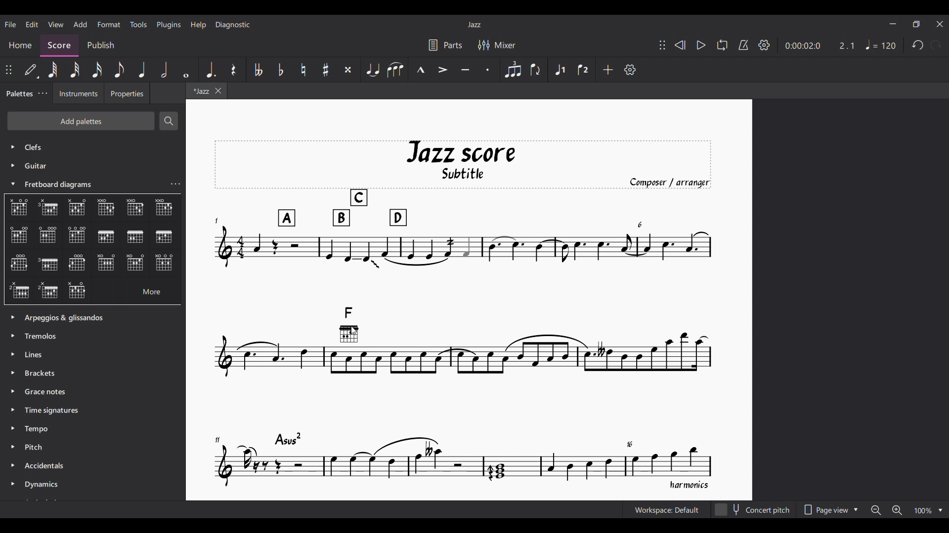 This screenshot has height=533, width=949. What do you see at coordinates (47, 467) in the screenshot?
I see `Accidentals` at bounding box center [47, 467].